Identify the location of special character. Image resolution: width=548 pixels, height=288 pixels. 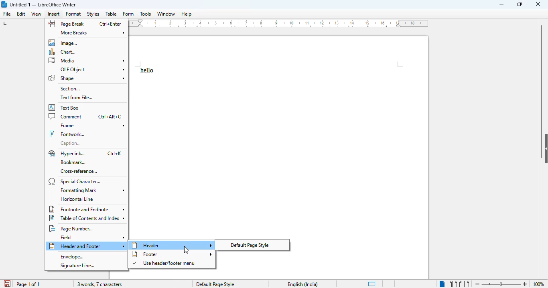
(75, 181).